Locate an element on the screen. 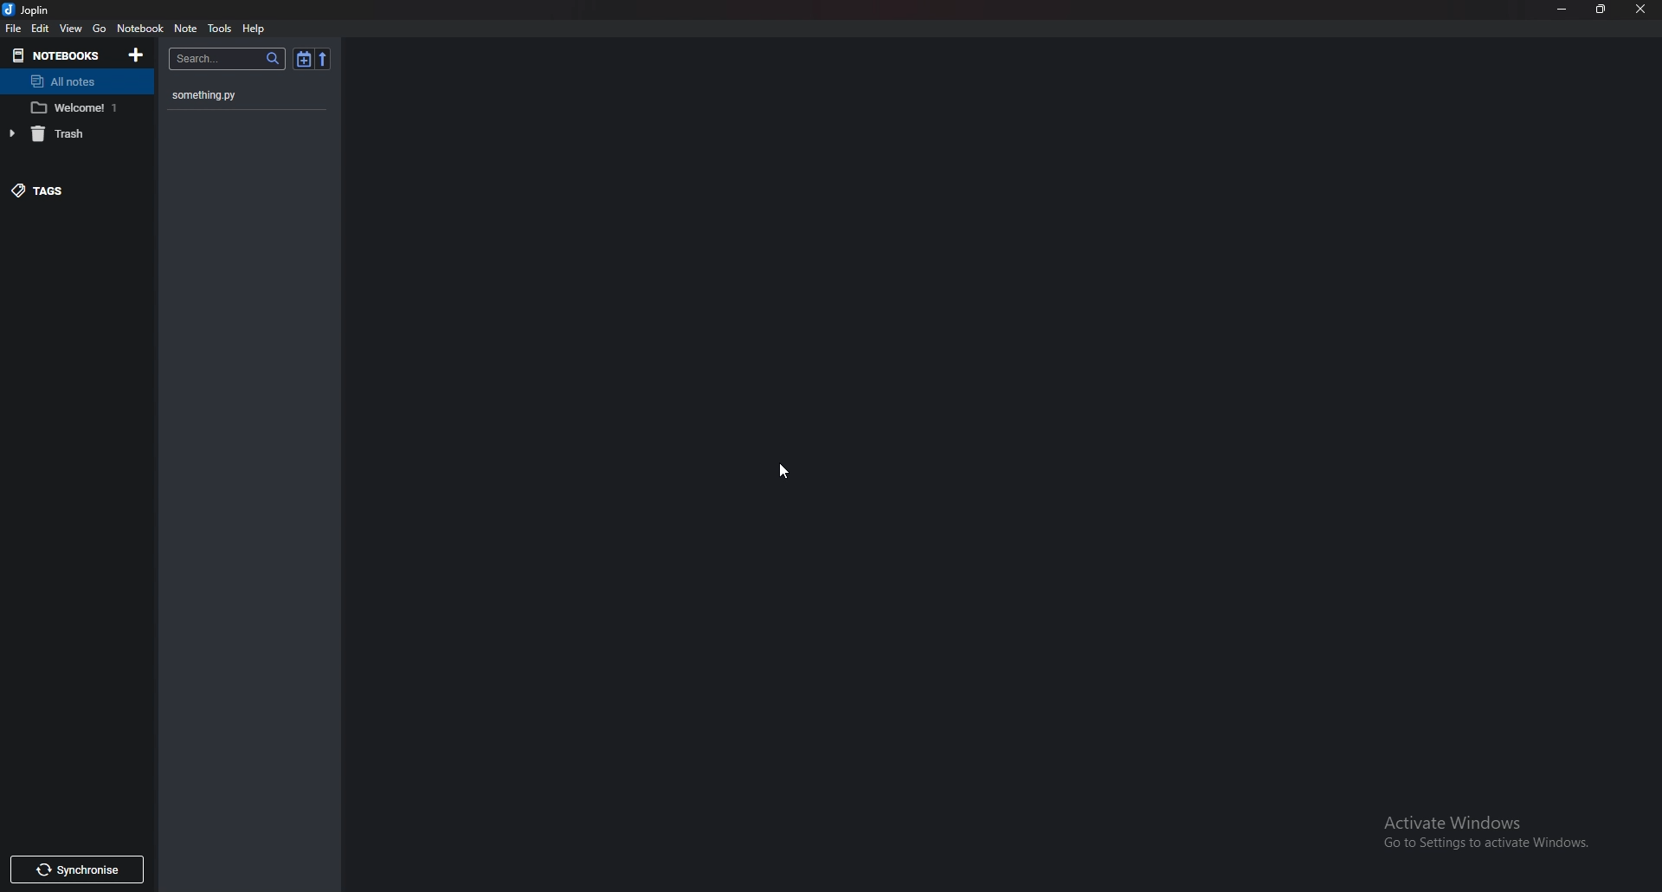  trash is located at coordinates (69, 132).